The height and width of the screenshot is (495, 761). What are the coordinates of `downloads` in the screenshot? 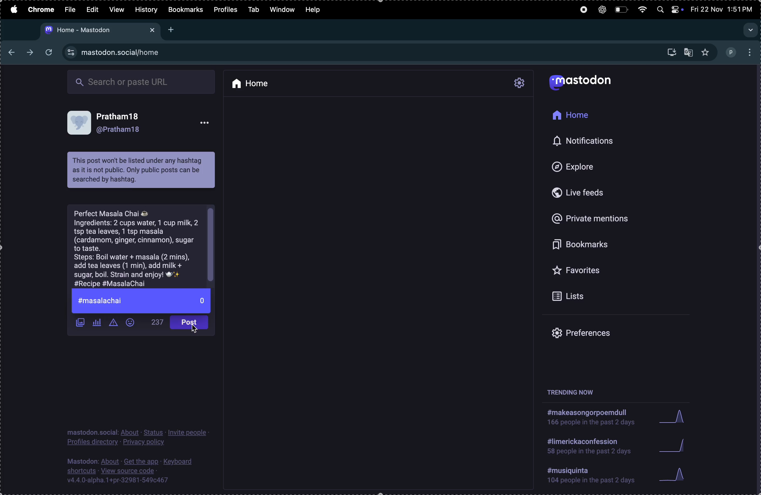 It's located at (669, 51).